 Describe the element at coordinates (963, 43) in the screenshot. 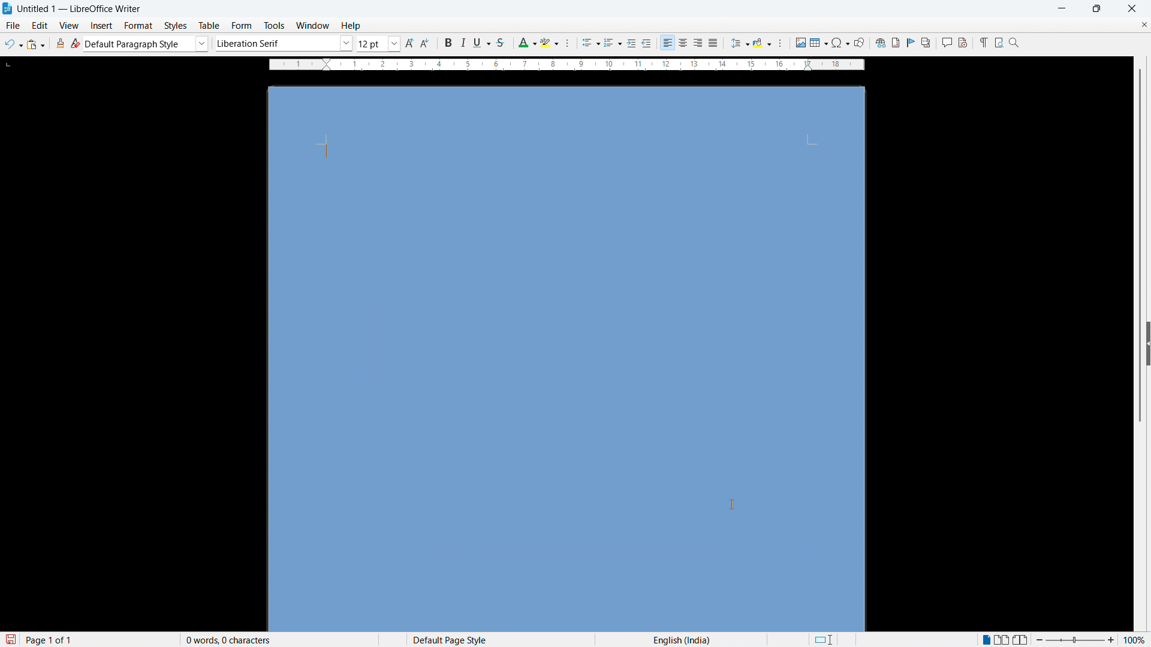

I see `Record track changes ` at that location.